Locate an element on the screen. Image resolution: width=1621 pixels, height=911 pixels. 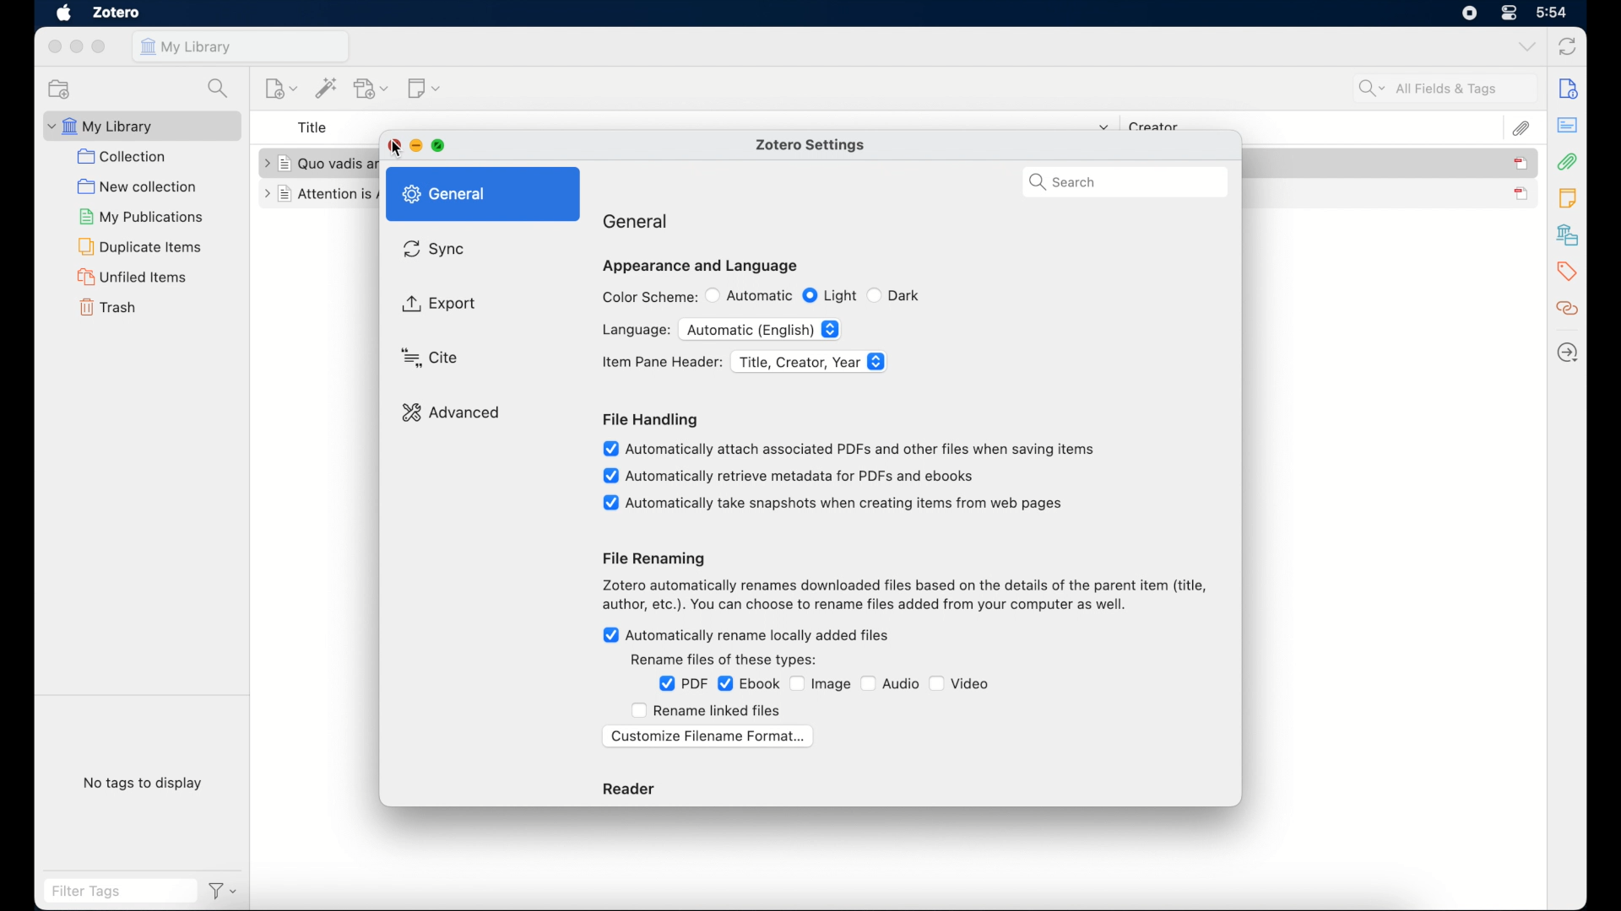
advanced  is located at coordinates (450, 412).